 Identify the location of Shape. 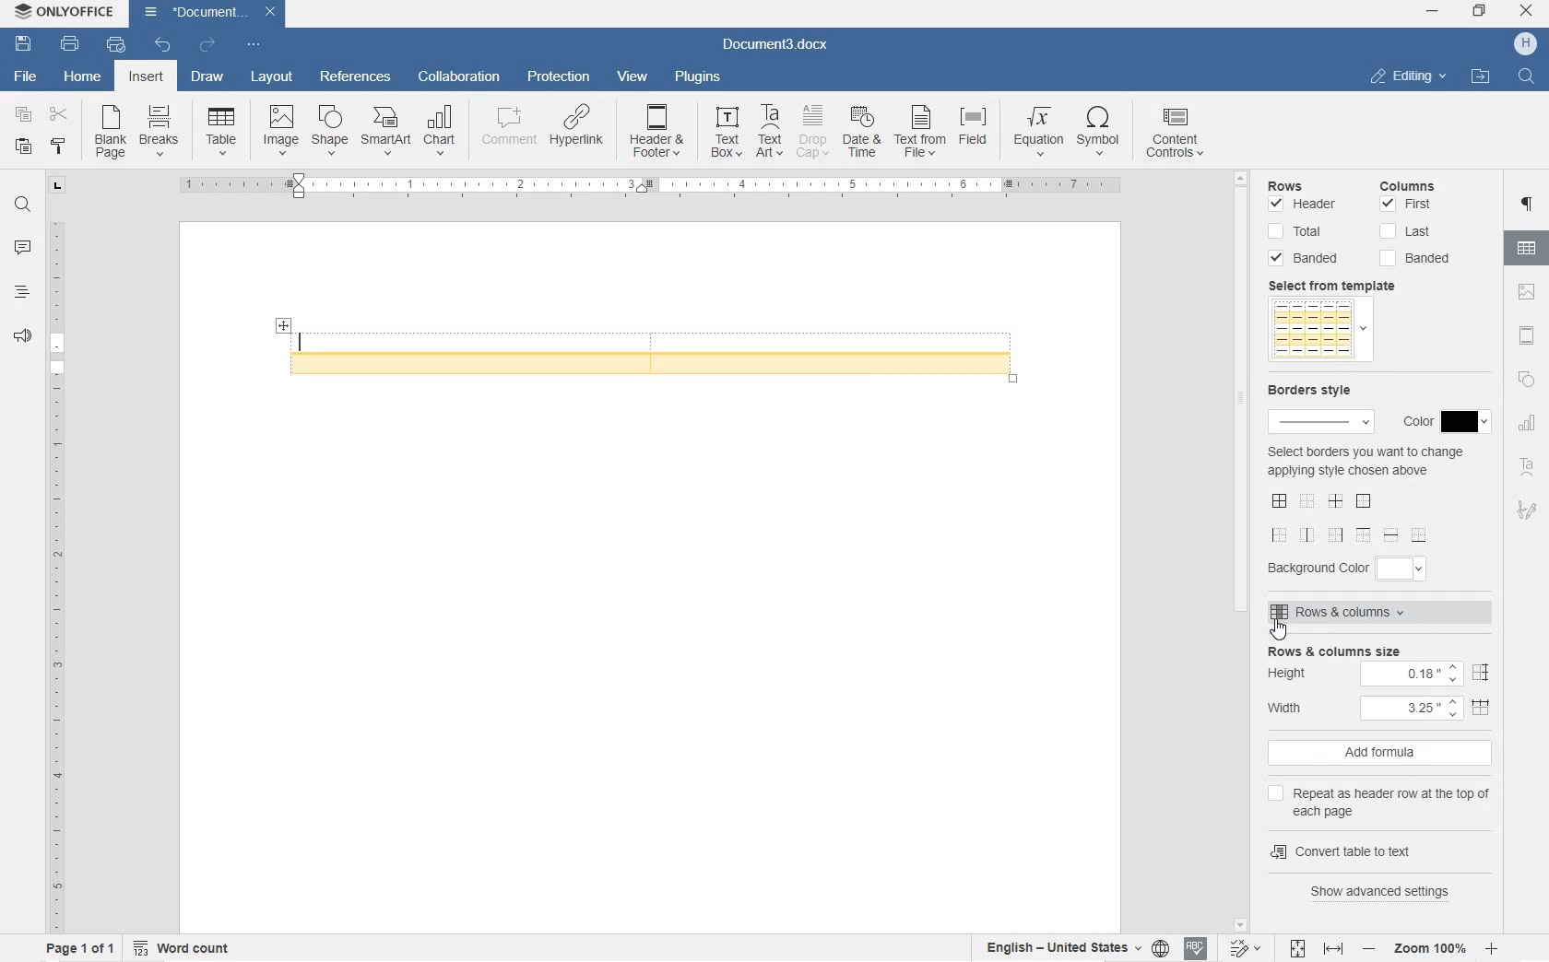
(329, 130).